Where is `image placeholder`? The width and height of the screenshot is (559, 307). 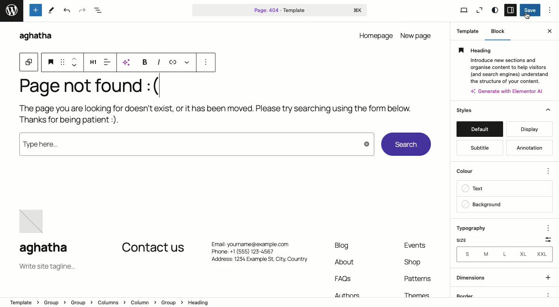
image placeholder is located at coordinates (33, 222).